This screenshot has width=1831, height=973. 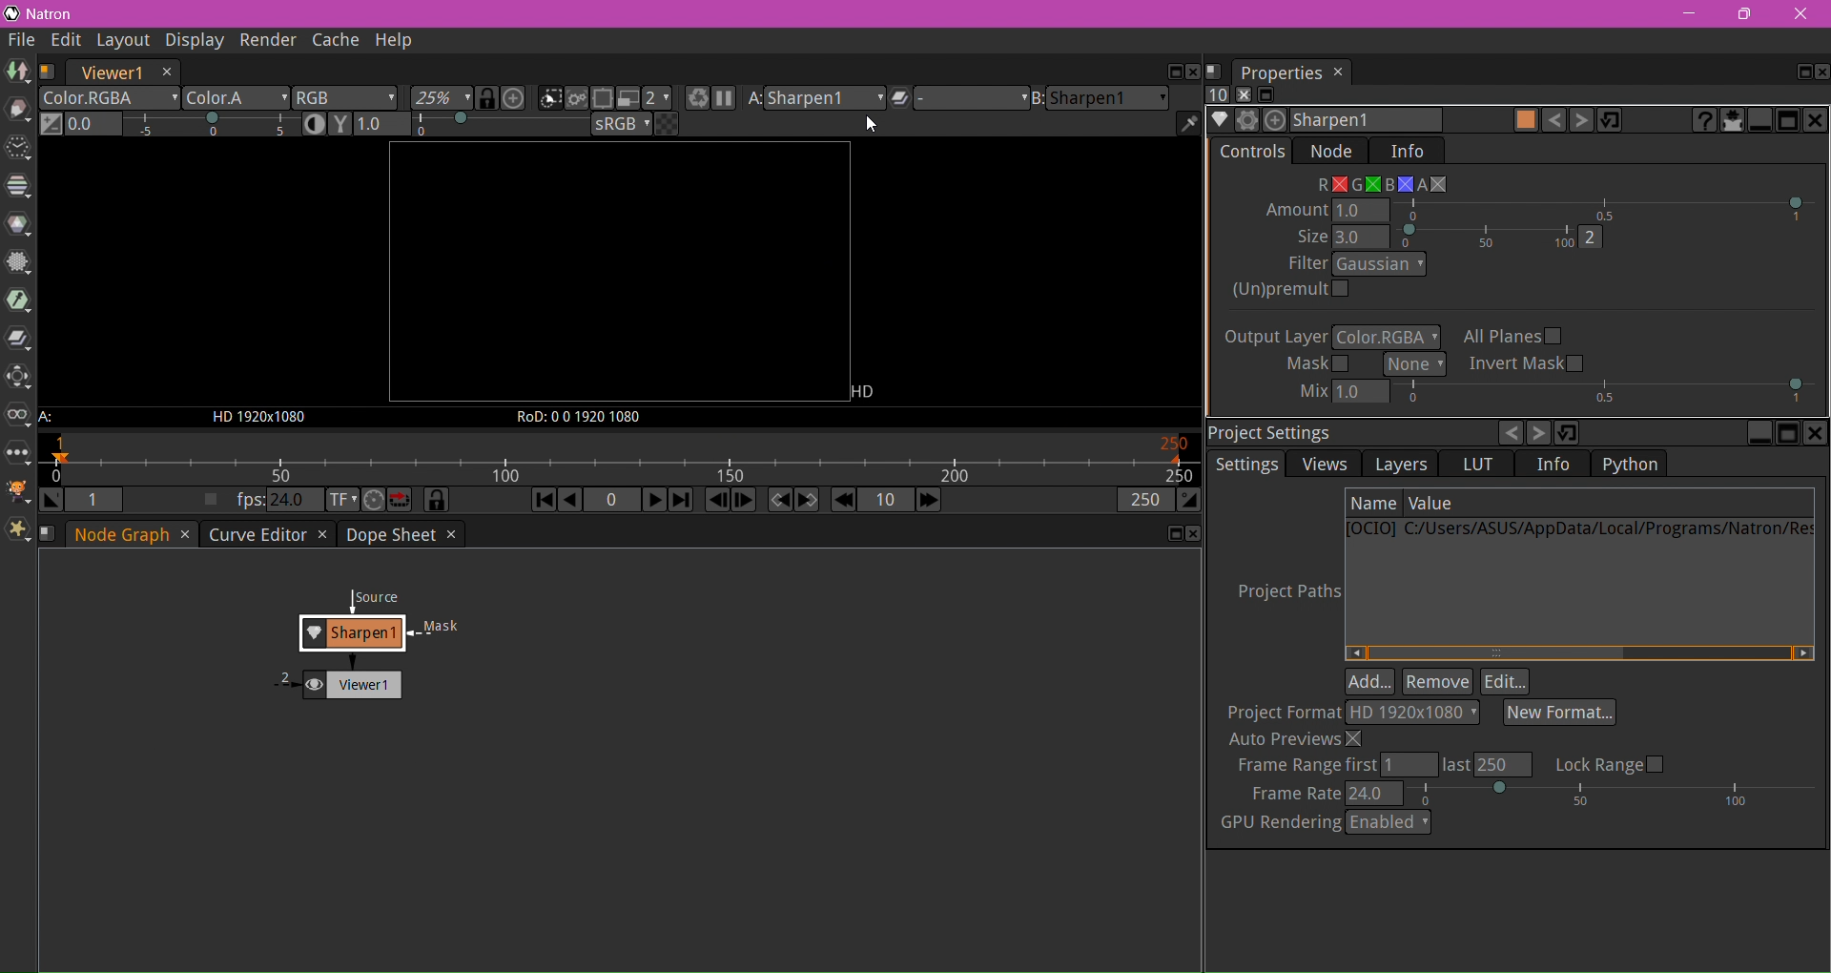 What do you see at coordinates (1432, 184) in the screenshot?
I see `NatronOfxParamProcessA` at bounding box center [1432, 184].